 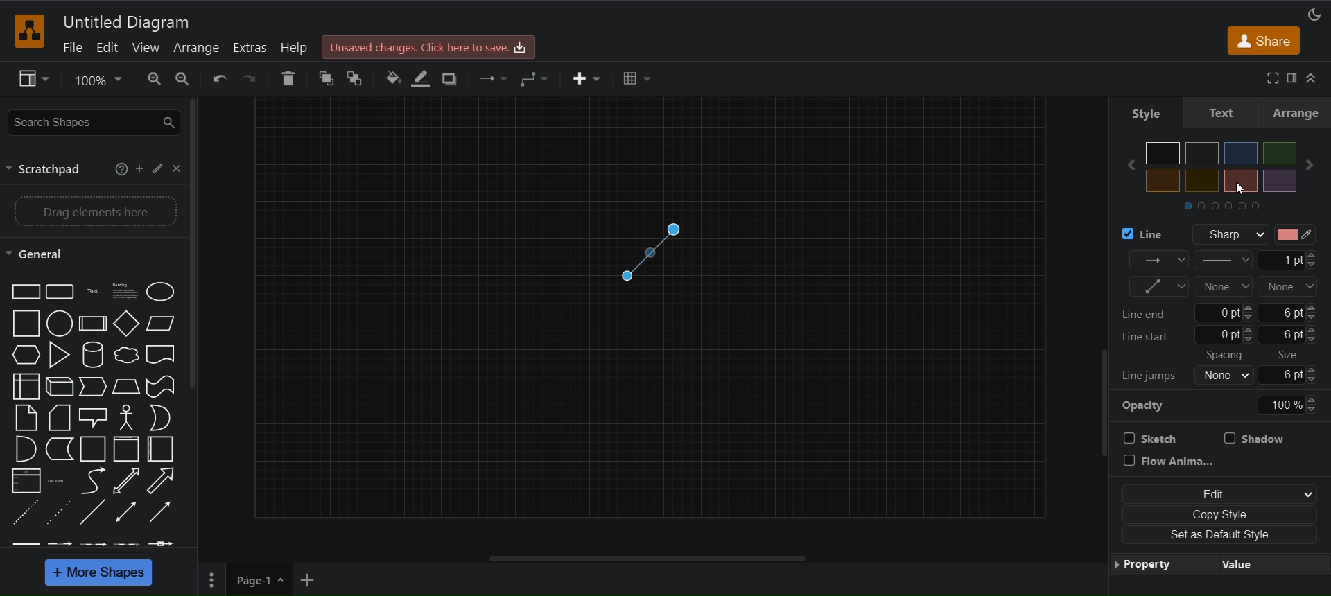 What do you see at coordinates (1294, 78) in the screenshot?
I see `format` at bounding box center [1294, 78].